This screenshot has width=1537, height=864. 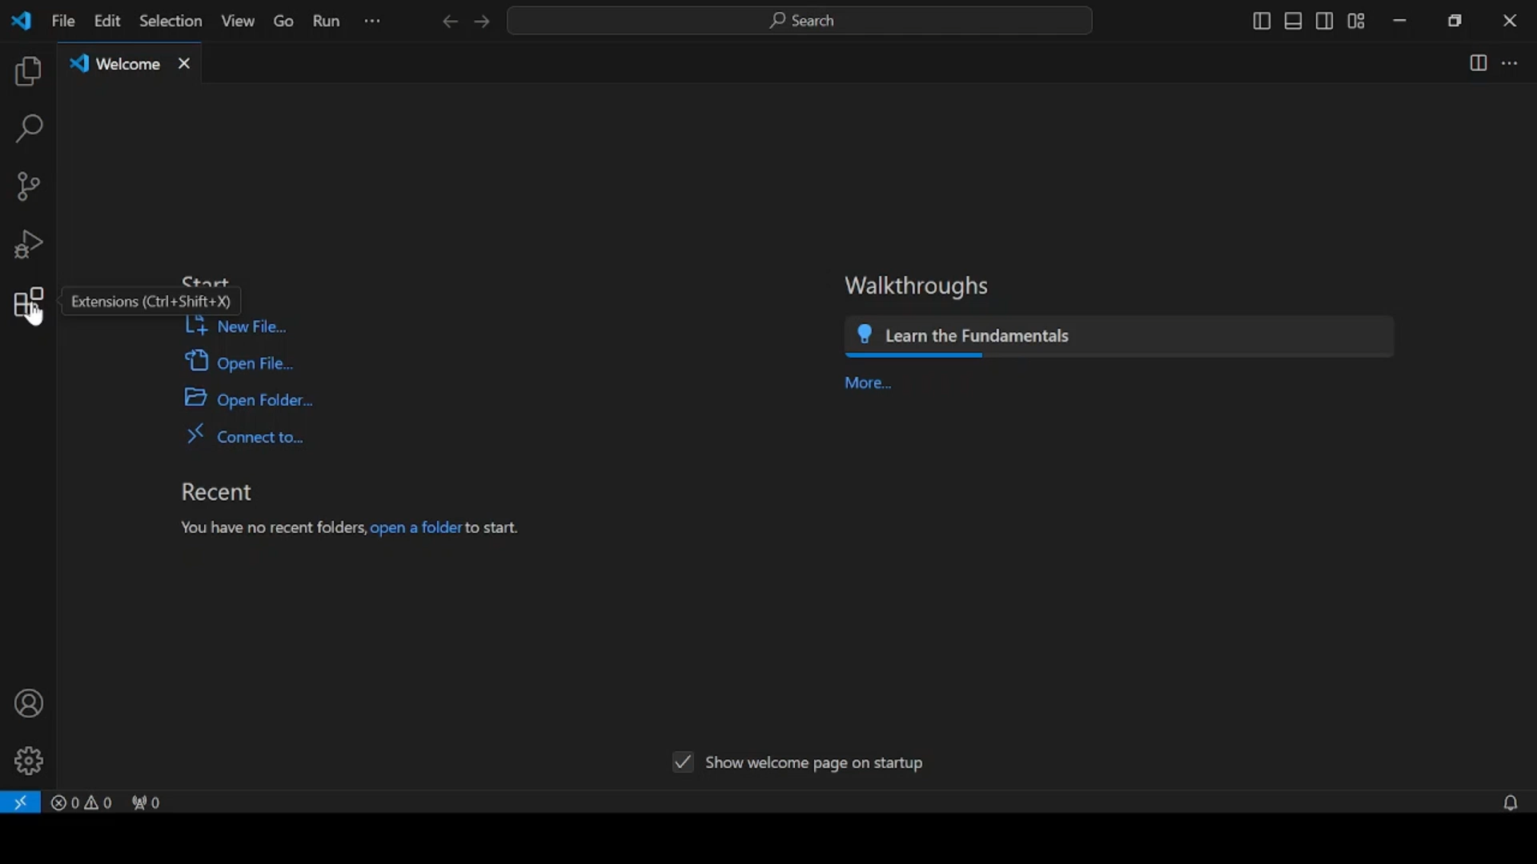 What do you see at coordinates (107, 21) in the screenshot?
I see `edit` at bounding box center [107, 21].